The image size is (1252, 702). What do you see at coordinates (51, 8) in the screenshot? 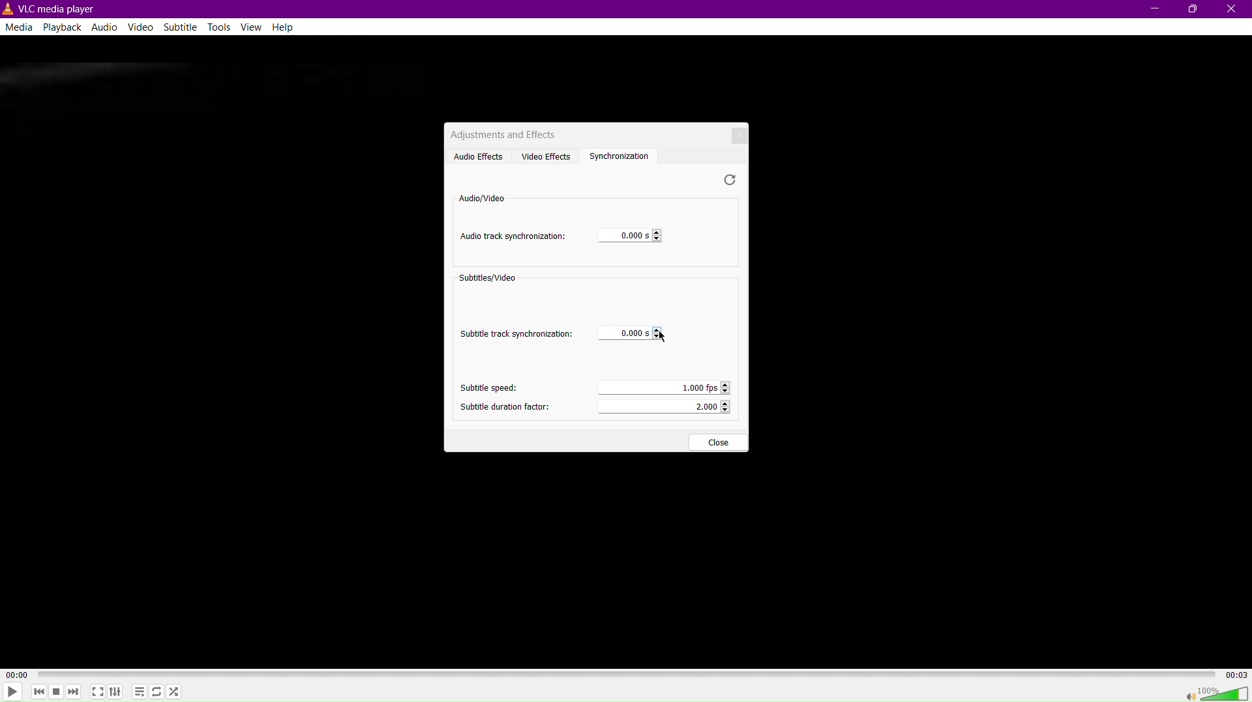
I see `VLC Media player` at bounding box center [51, 8].